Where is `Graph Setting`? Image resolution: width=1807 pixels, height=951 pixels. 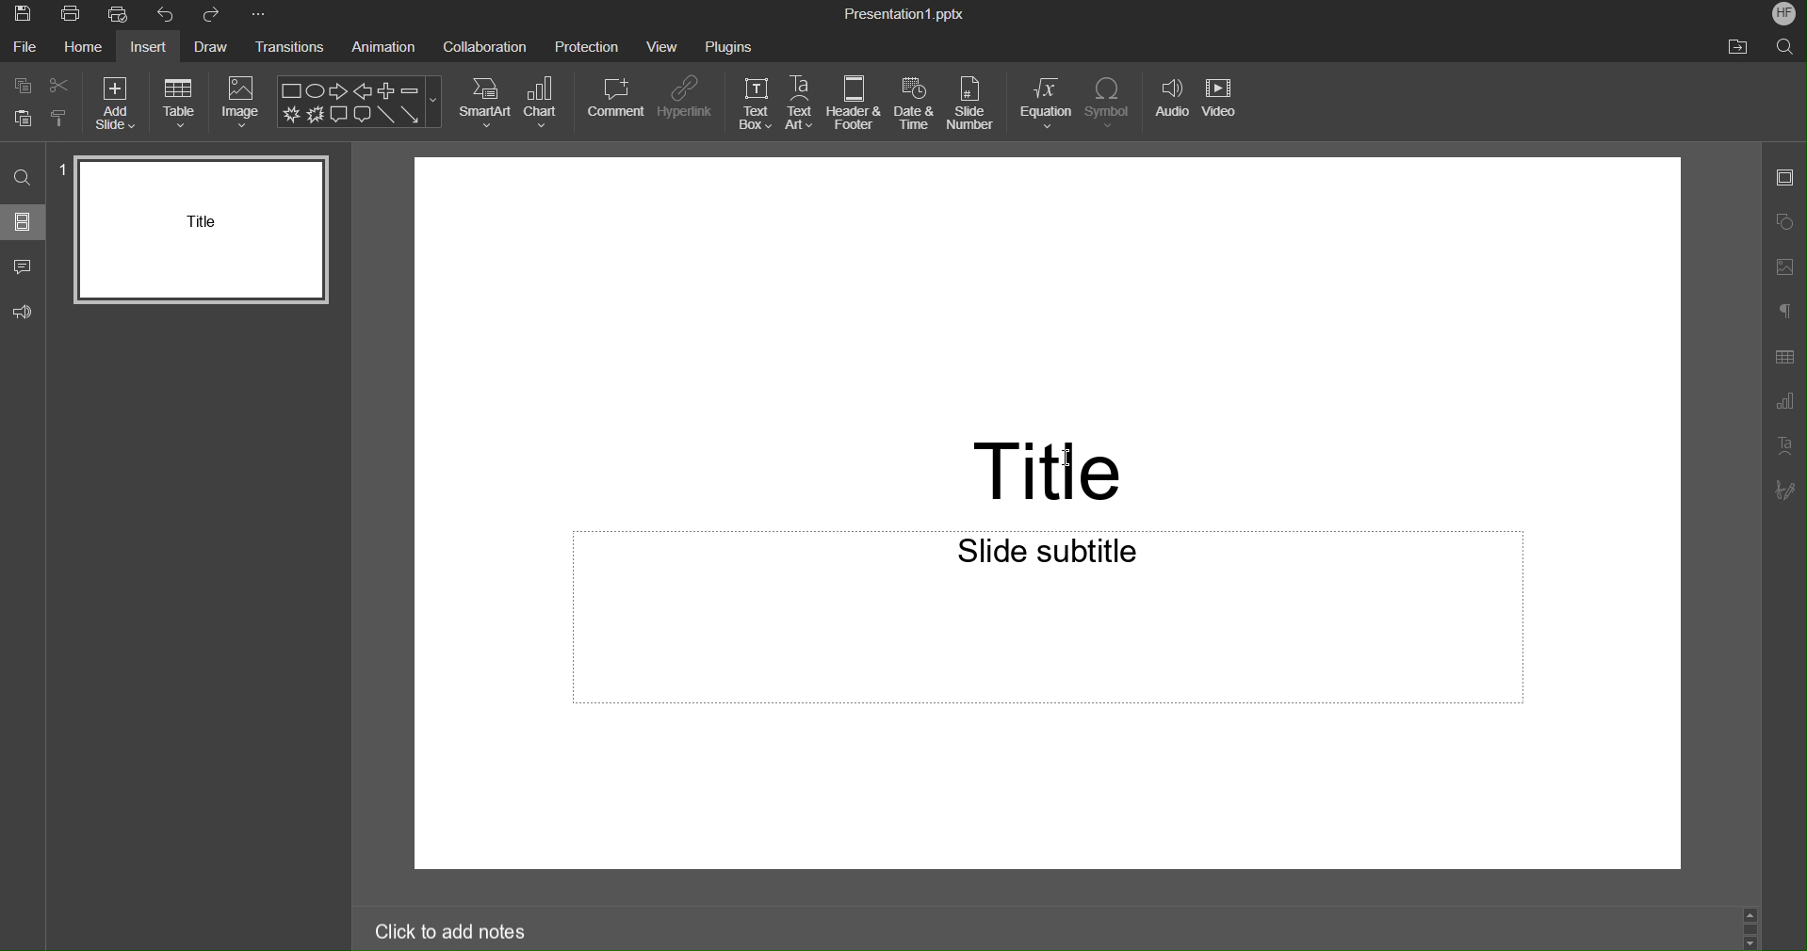 Graph Setting is located at coordinates (1784, 402).